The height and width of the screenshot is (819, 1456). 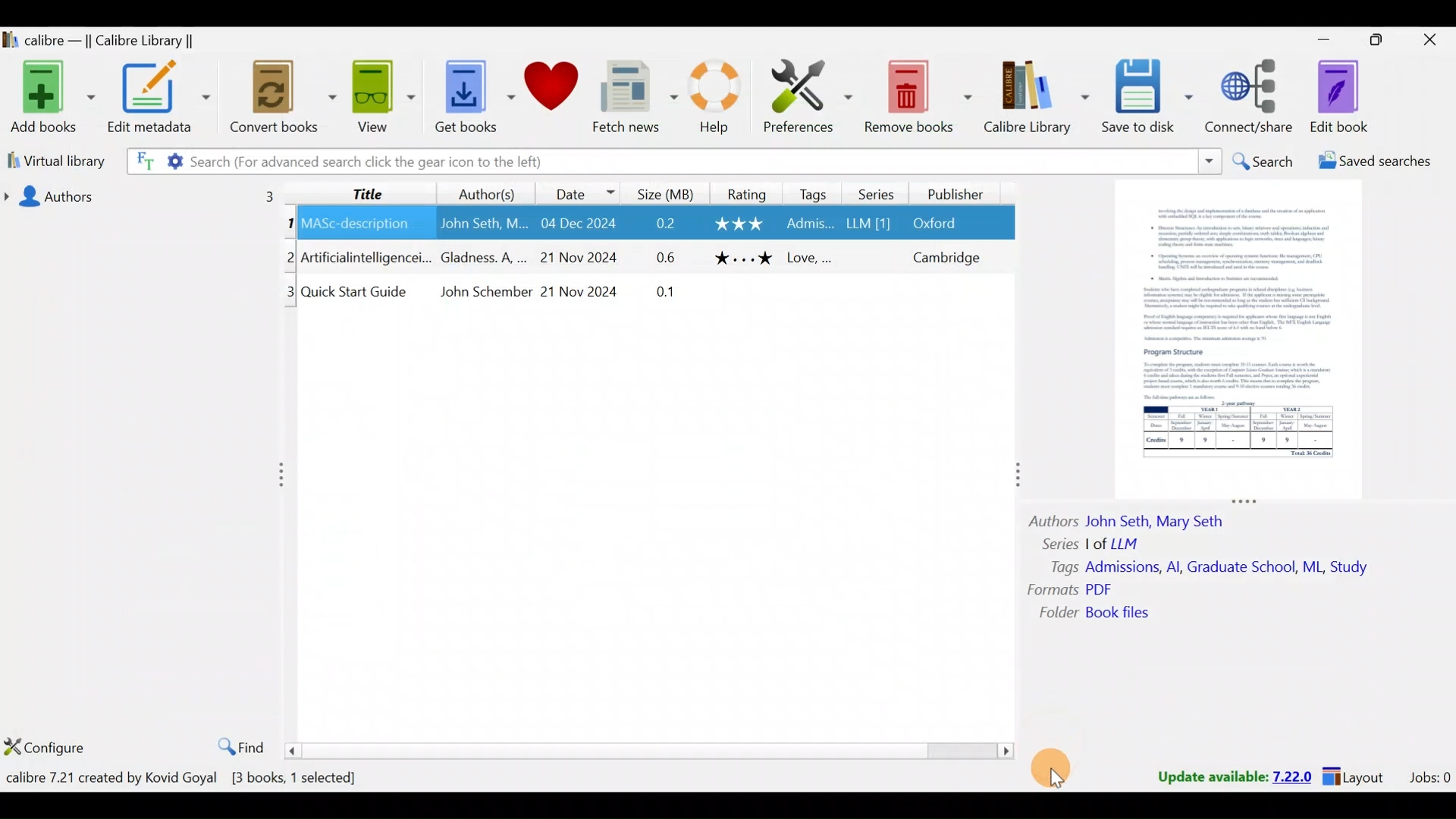 I want to click on Authors, so click(x=489, y=192).